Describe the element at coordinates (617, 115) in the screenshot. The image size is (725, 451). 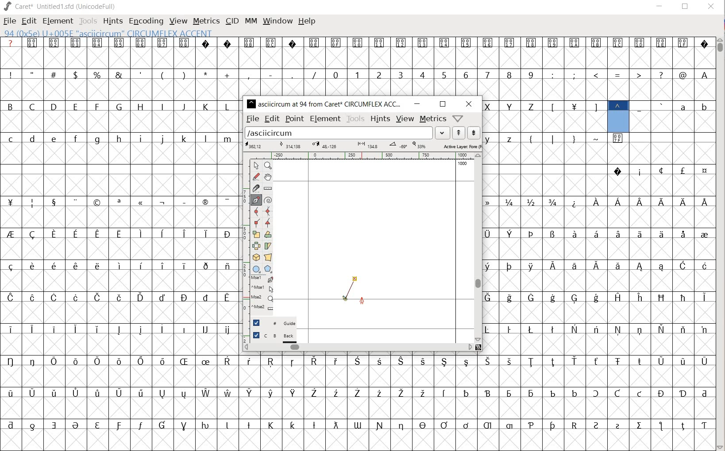
I see `94 0xSe U+00SE "asciicircum" CIRCUMFLEX ACCENT` at that location.